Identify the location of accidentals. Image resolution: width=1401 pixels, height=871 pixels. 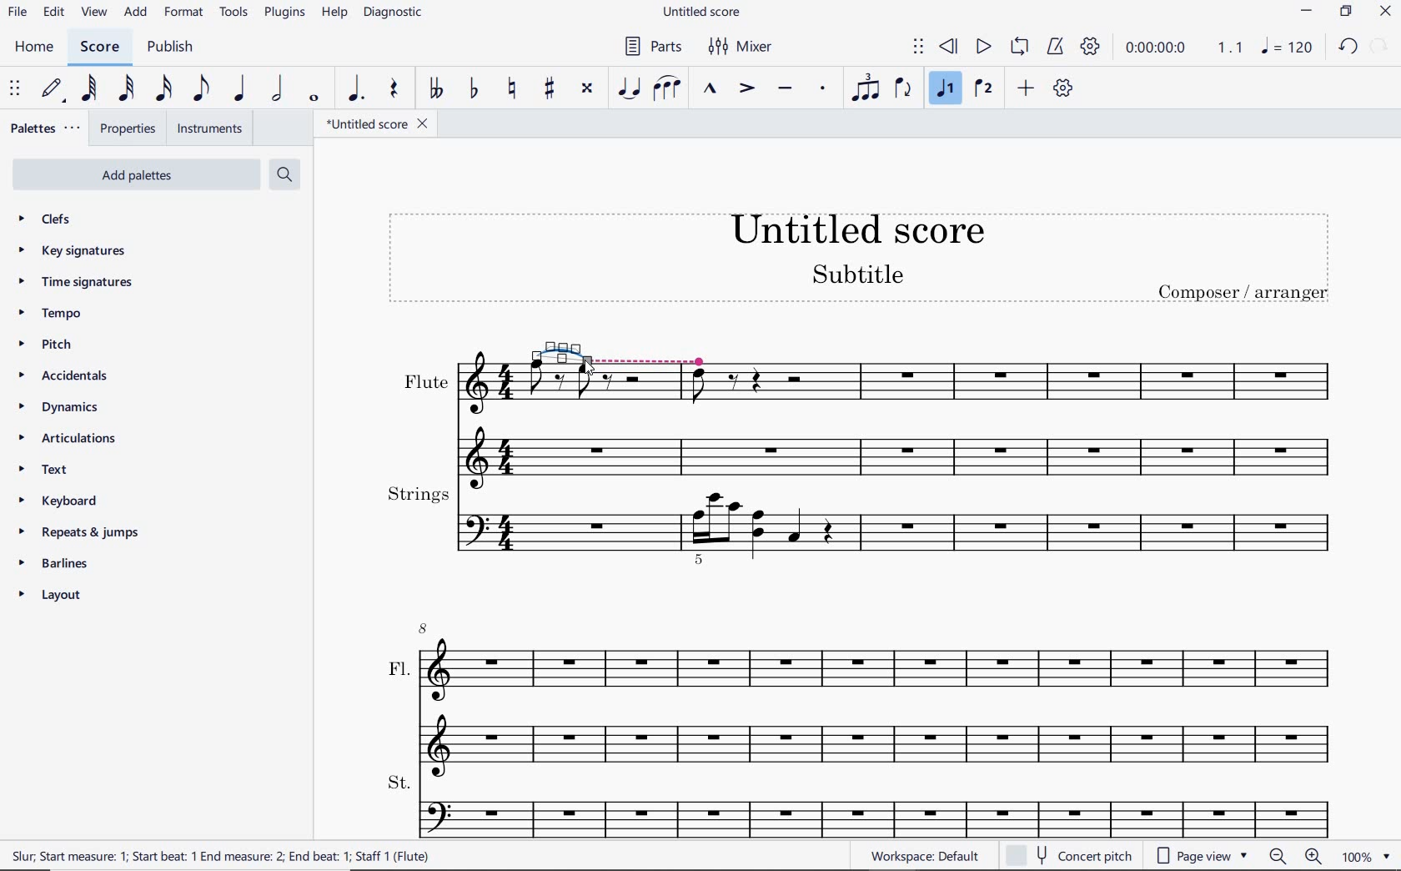
(62, 377).